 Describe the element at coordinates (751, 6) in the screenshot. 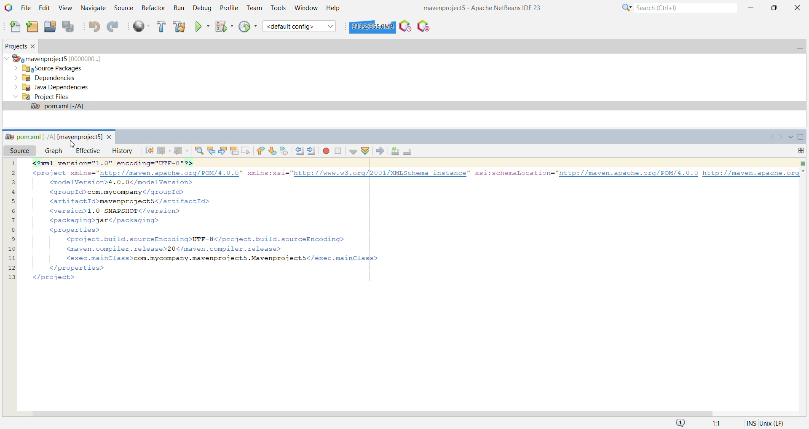

I see `Minimize` at that location.